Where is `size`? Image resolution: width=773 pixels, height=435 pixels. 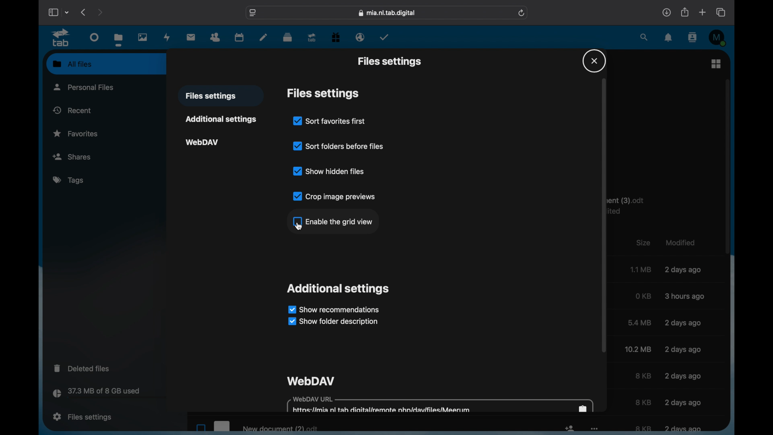
size is located at coordinates (639, 349).